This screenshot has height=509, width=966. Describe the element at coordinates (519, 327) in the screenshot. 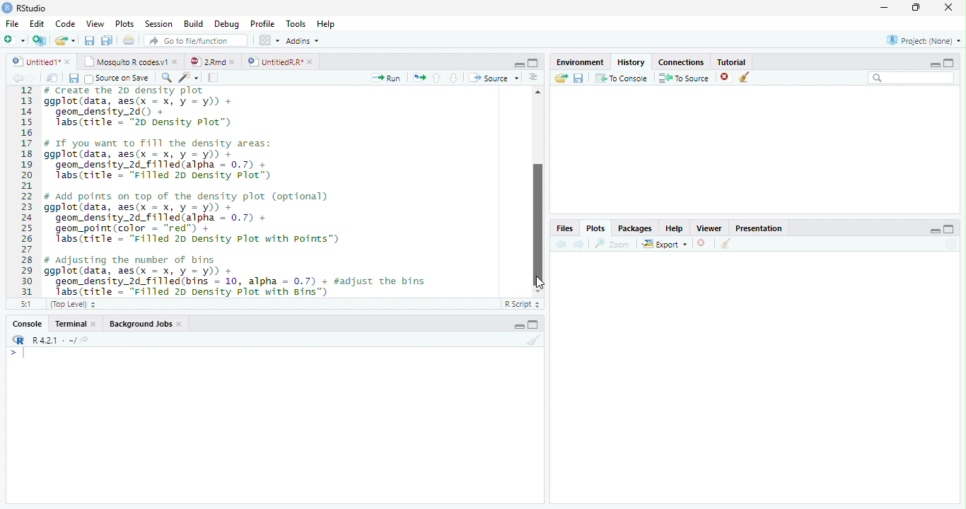

I see `minimize` at that location.